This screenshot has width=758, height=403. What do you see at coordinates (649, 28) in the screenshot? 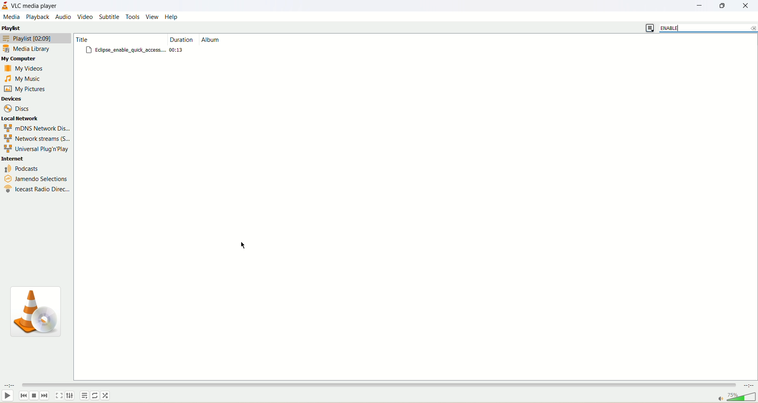
I see `change view` at bounding box center [649, 28].